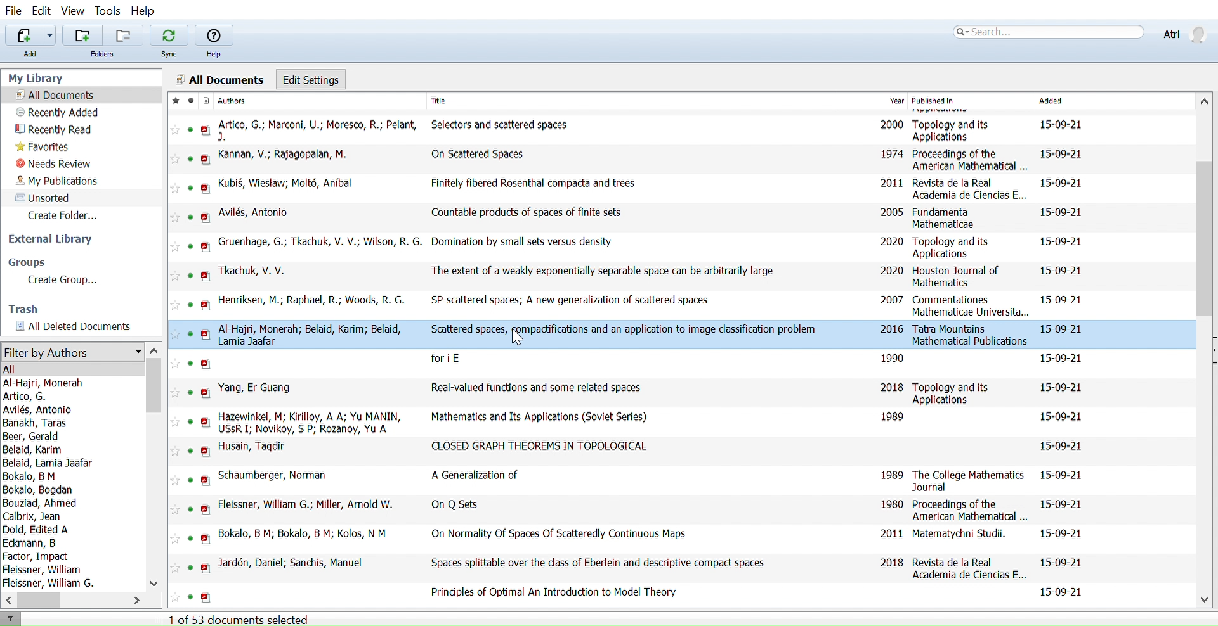 The image size is (1218, 626). What do you see at coordinates (206, 392) in the screenshot?
I see `PDF Document` at bounding box center [206, 392].